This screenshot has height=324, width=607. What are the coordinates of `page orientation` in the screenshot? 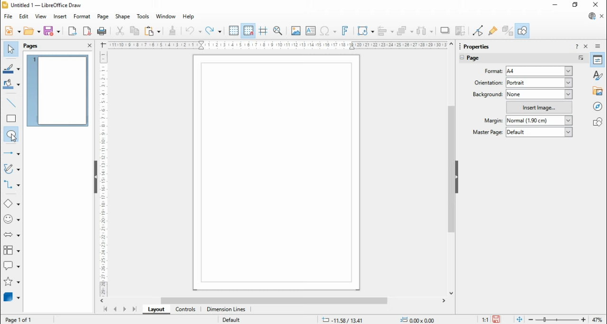 It's located at (487, 82).